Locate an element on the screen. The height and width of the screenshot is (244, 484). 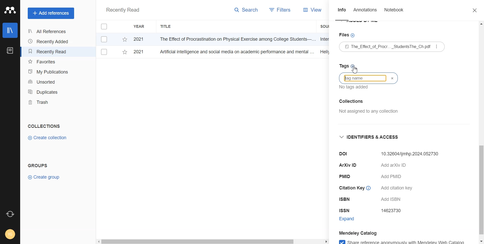
Create group is located at coordinates (44, 177).